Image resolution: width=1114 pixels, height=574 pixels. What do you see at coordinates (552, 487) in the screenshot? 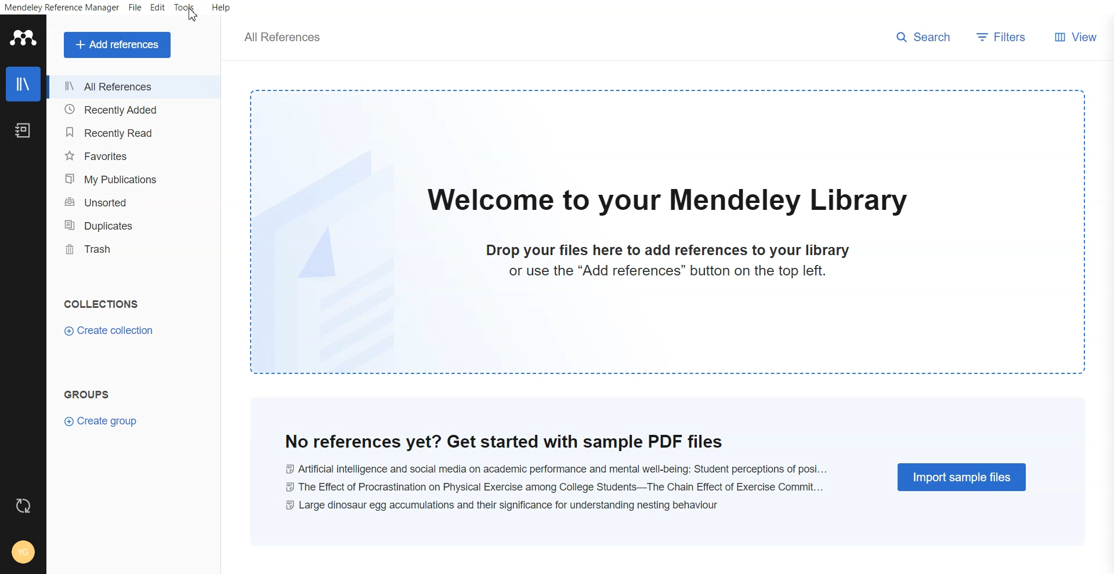
I see `the effect of procrastination on physical exercise among college students-- the chain effect of excercise commit...` at bounding box center [552, 487].